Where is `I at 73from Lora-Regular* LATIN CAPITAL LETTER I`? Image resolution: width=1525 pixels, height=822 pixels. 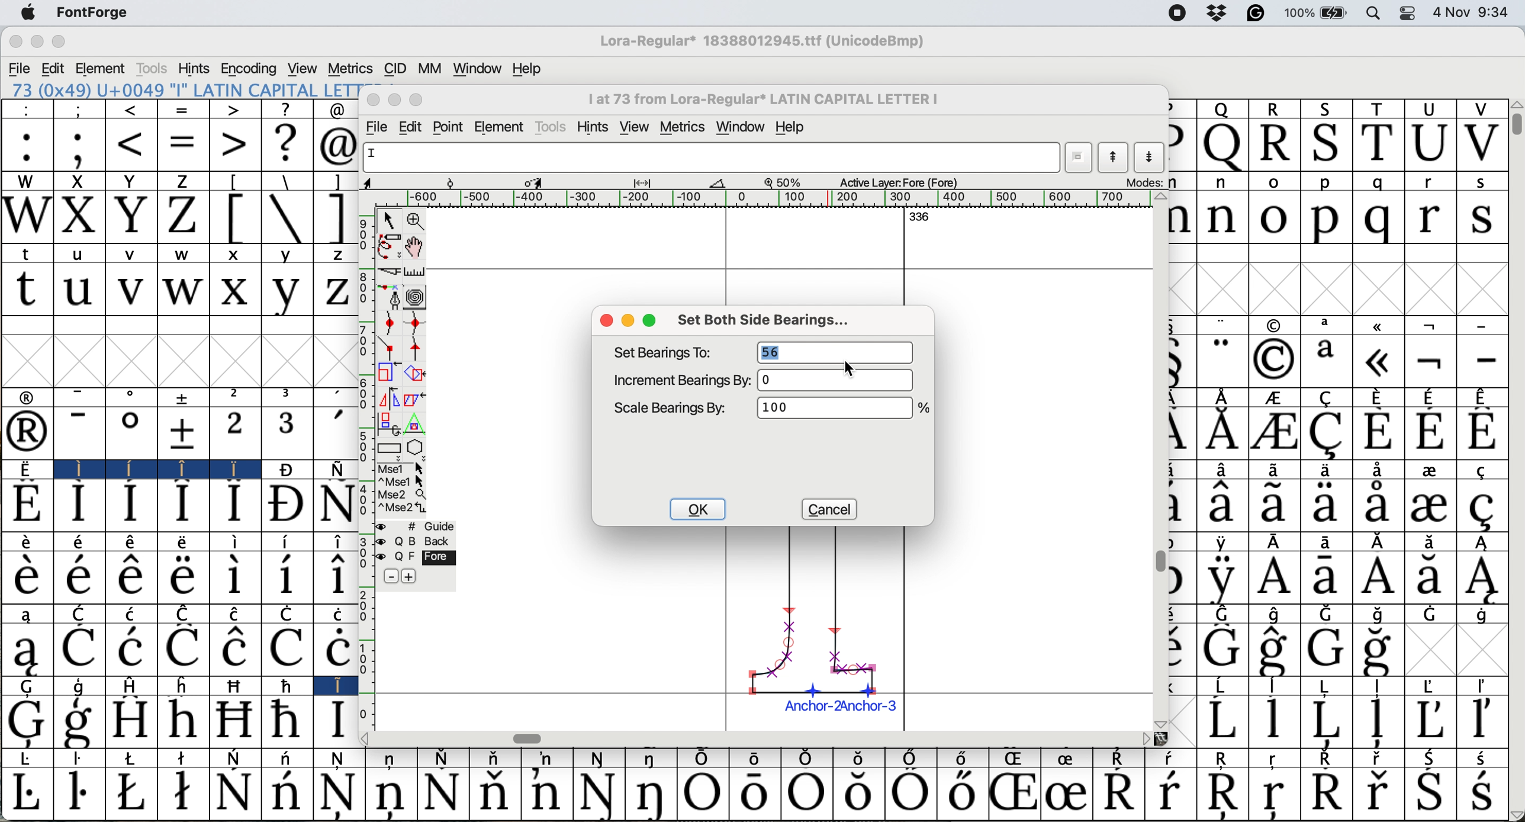
I at 73from Lora-Regular* LATIN CAPITAL LETTER I is located at coordinates (770, 102).